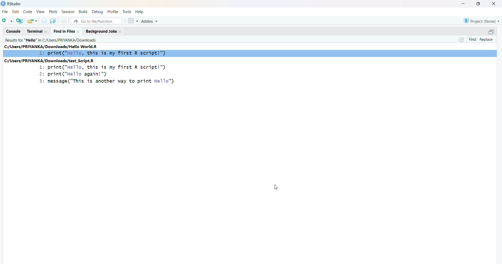 Image resolution: width=502 pixels, height=264 pixels. What do you see at coordinates (121, 31) in the screenshot?
I see `close` at bounding box center [121, 31].